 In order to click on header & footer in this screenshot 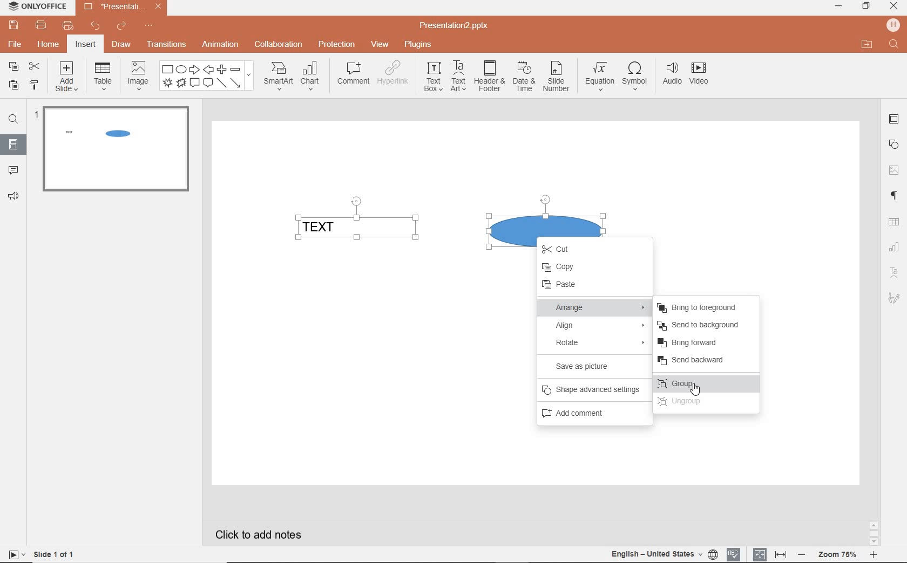, I will do `click(488, 77)`.